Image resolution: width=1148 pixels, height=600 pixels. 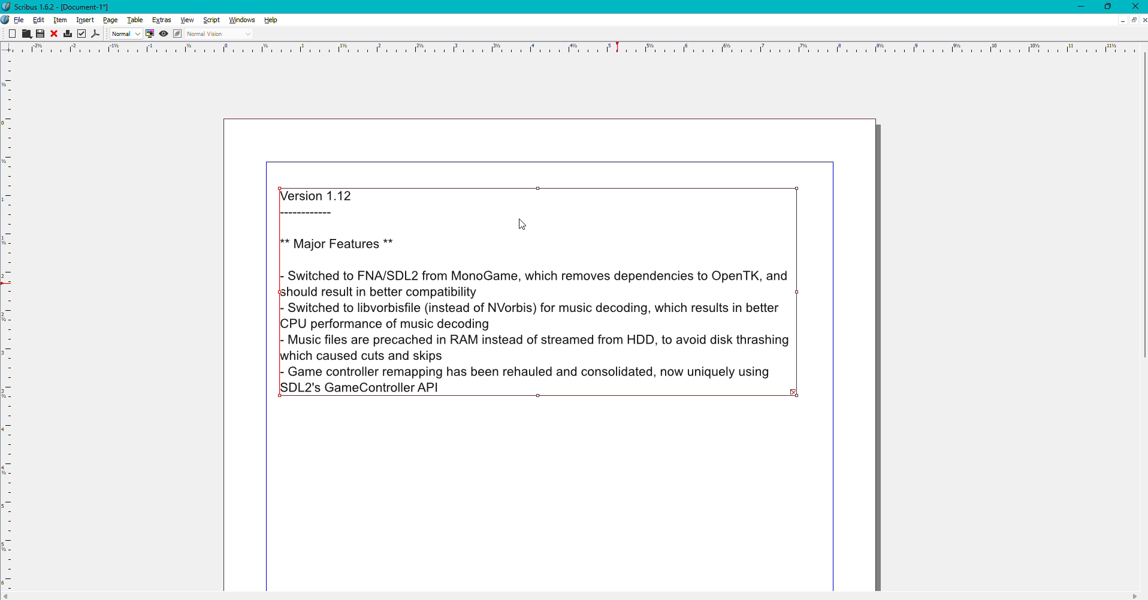 I want to click on Cursor, so click(x=522, y=225).